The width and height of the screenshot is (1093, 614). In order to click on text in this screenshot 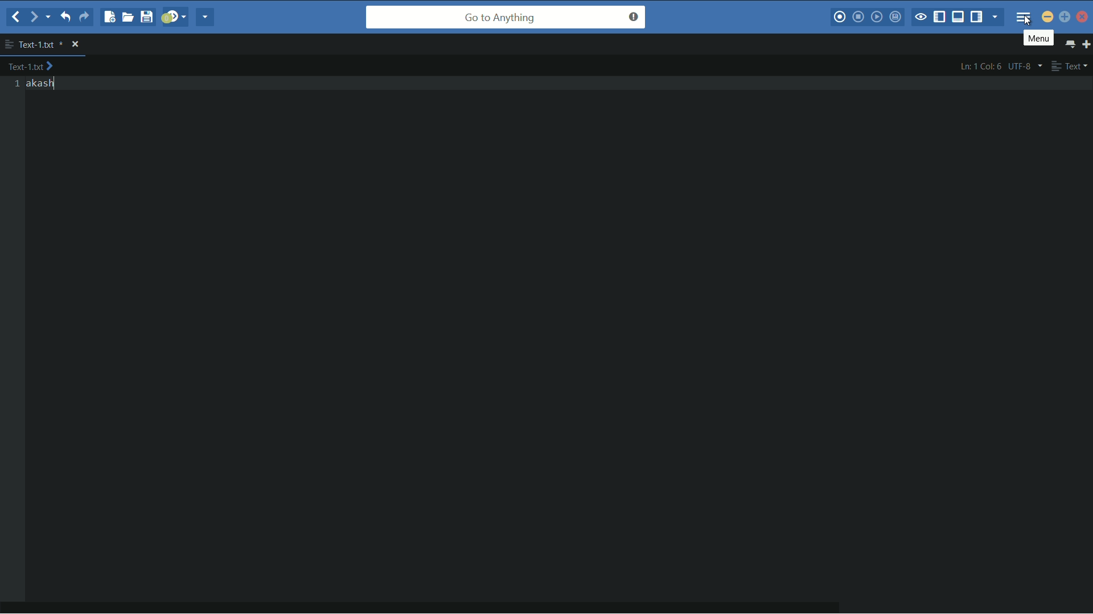, I will do `click(43, 67)`.